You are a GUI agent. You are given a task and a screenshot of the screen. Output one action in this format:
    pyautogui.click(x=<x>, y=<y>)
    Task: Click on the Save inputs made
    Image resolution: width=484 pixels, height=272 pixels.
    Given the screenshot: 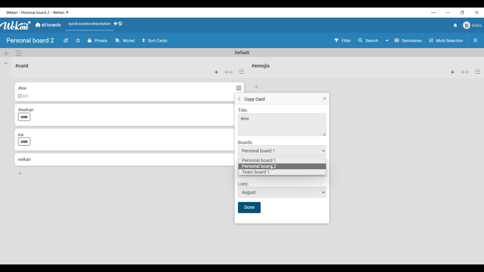 What is the action you would take?
    pyautogui.click(x=249, y=208)
    